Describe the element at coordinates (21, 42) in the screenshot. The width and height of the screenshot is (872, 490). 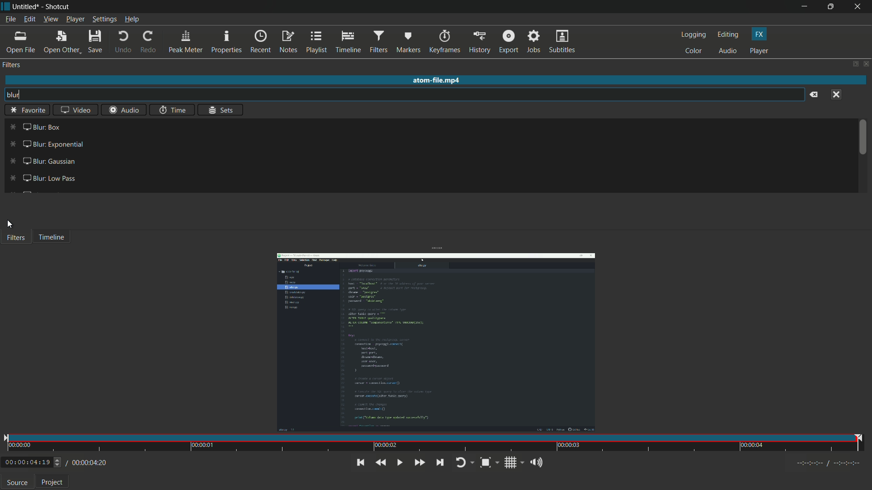
I see `open file` at that location.